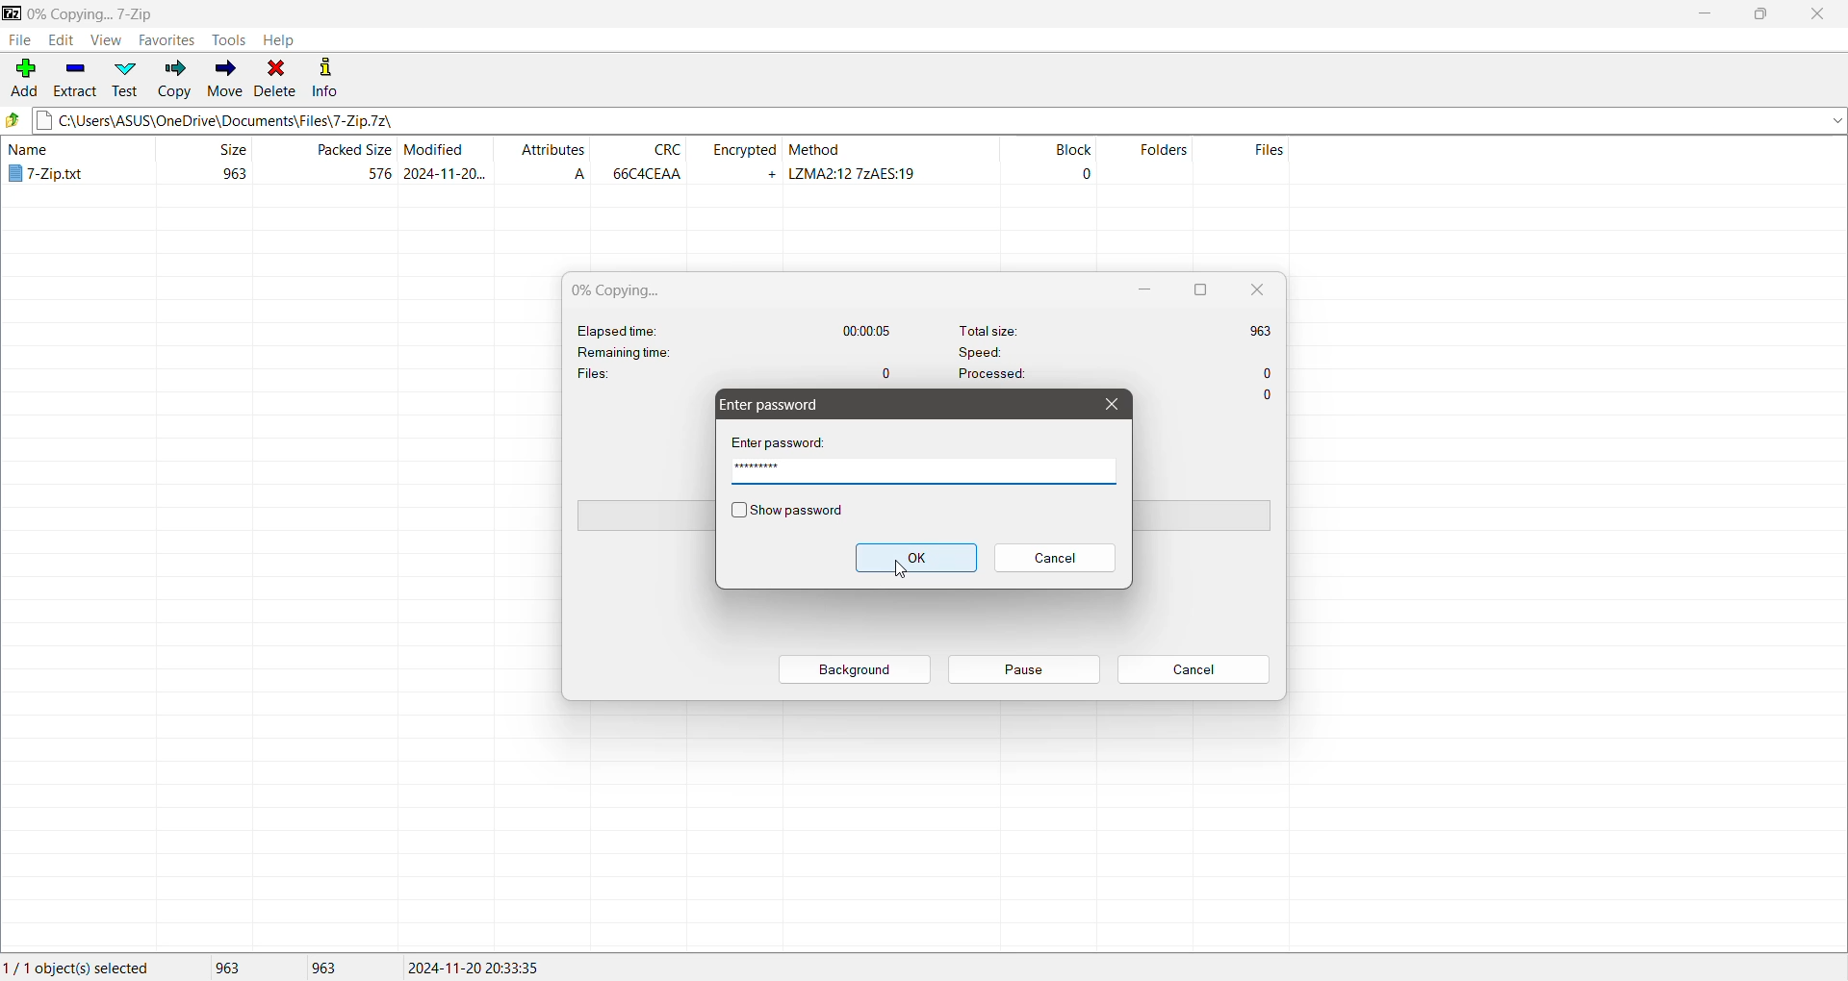 The height and width of the screenshot is (981, 1848). I want to click on Move, so click(225, 76).